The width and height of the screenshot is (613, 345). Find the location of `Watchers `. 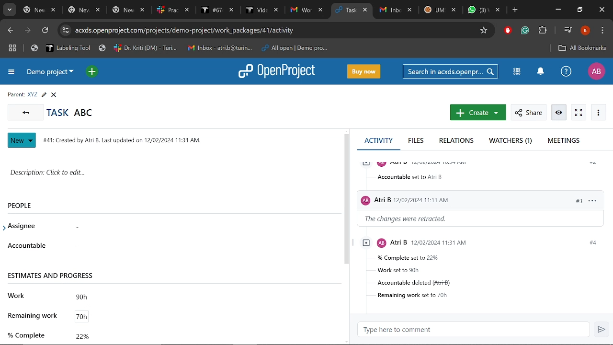

Watchers  is located at coordinates (512, 141).